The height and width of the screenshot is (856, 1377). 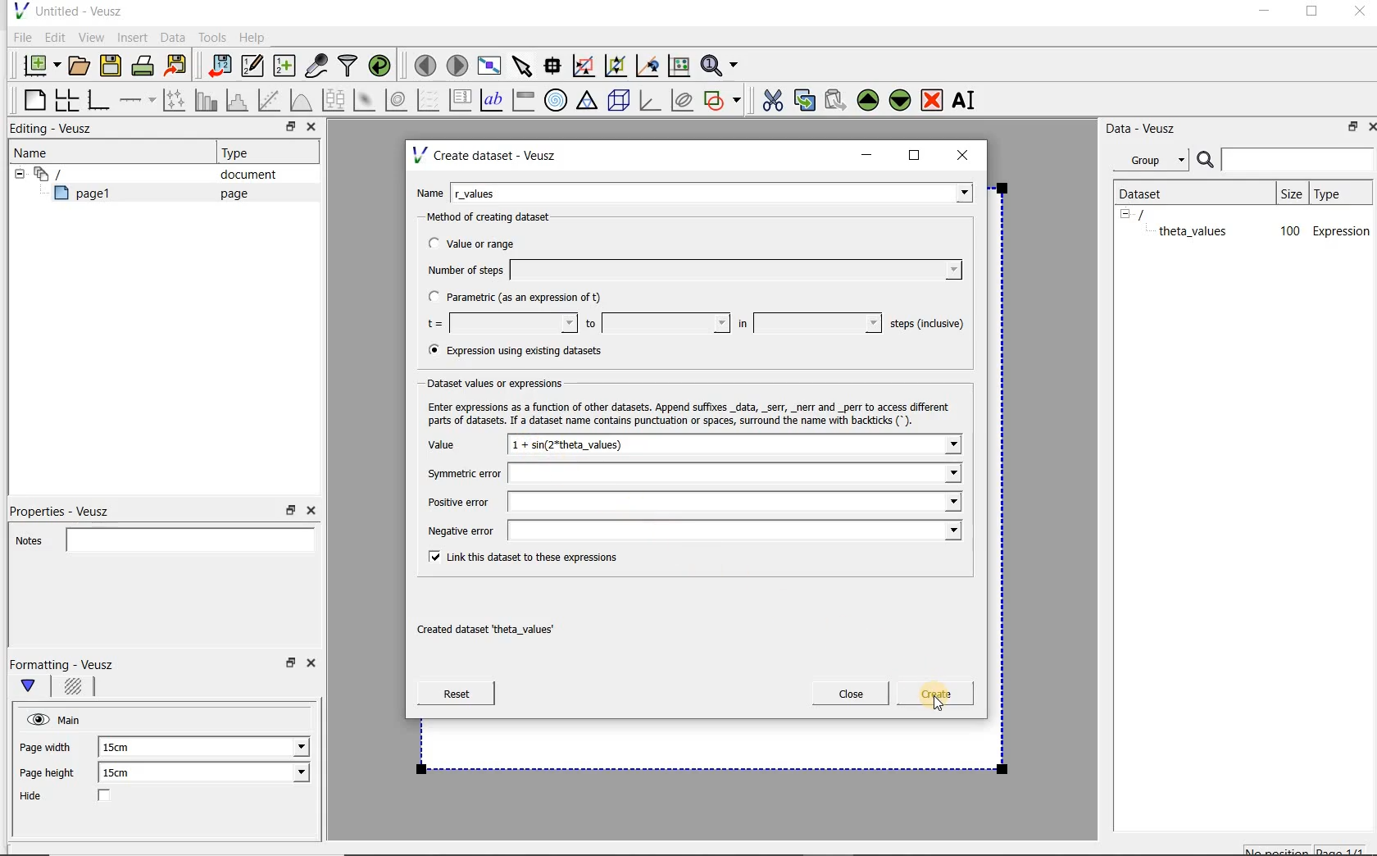 I want to click on cut the selected widget, so click(x=770, y=98).